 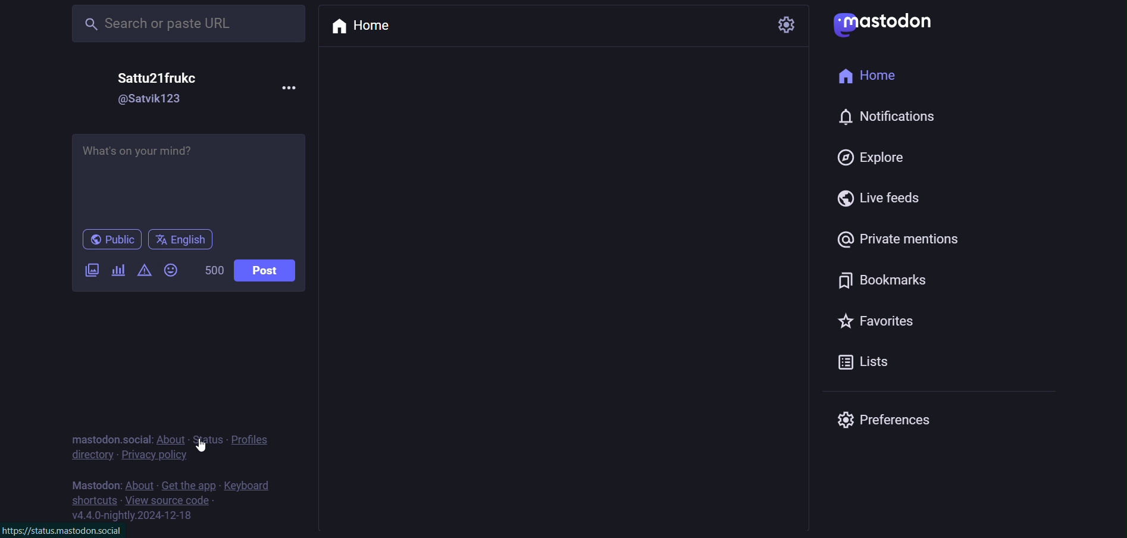 I want to click on image/video, so click(x=89, y=272).